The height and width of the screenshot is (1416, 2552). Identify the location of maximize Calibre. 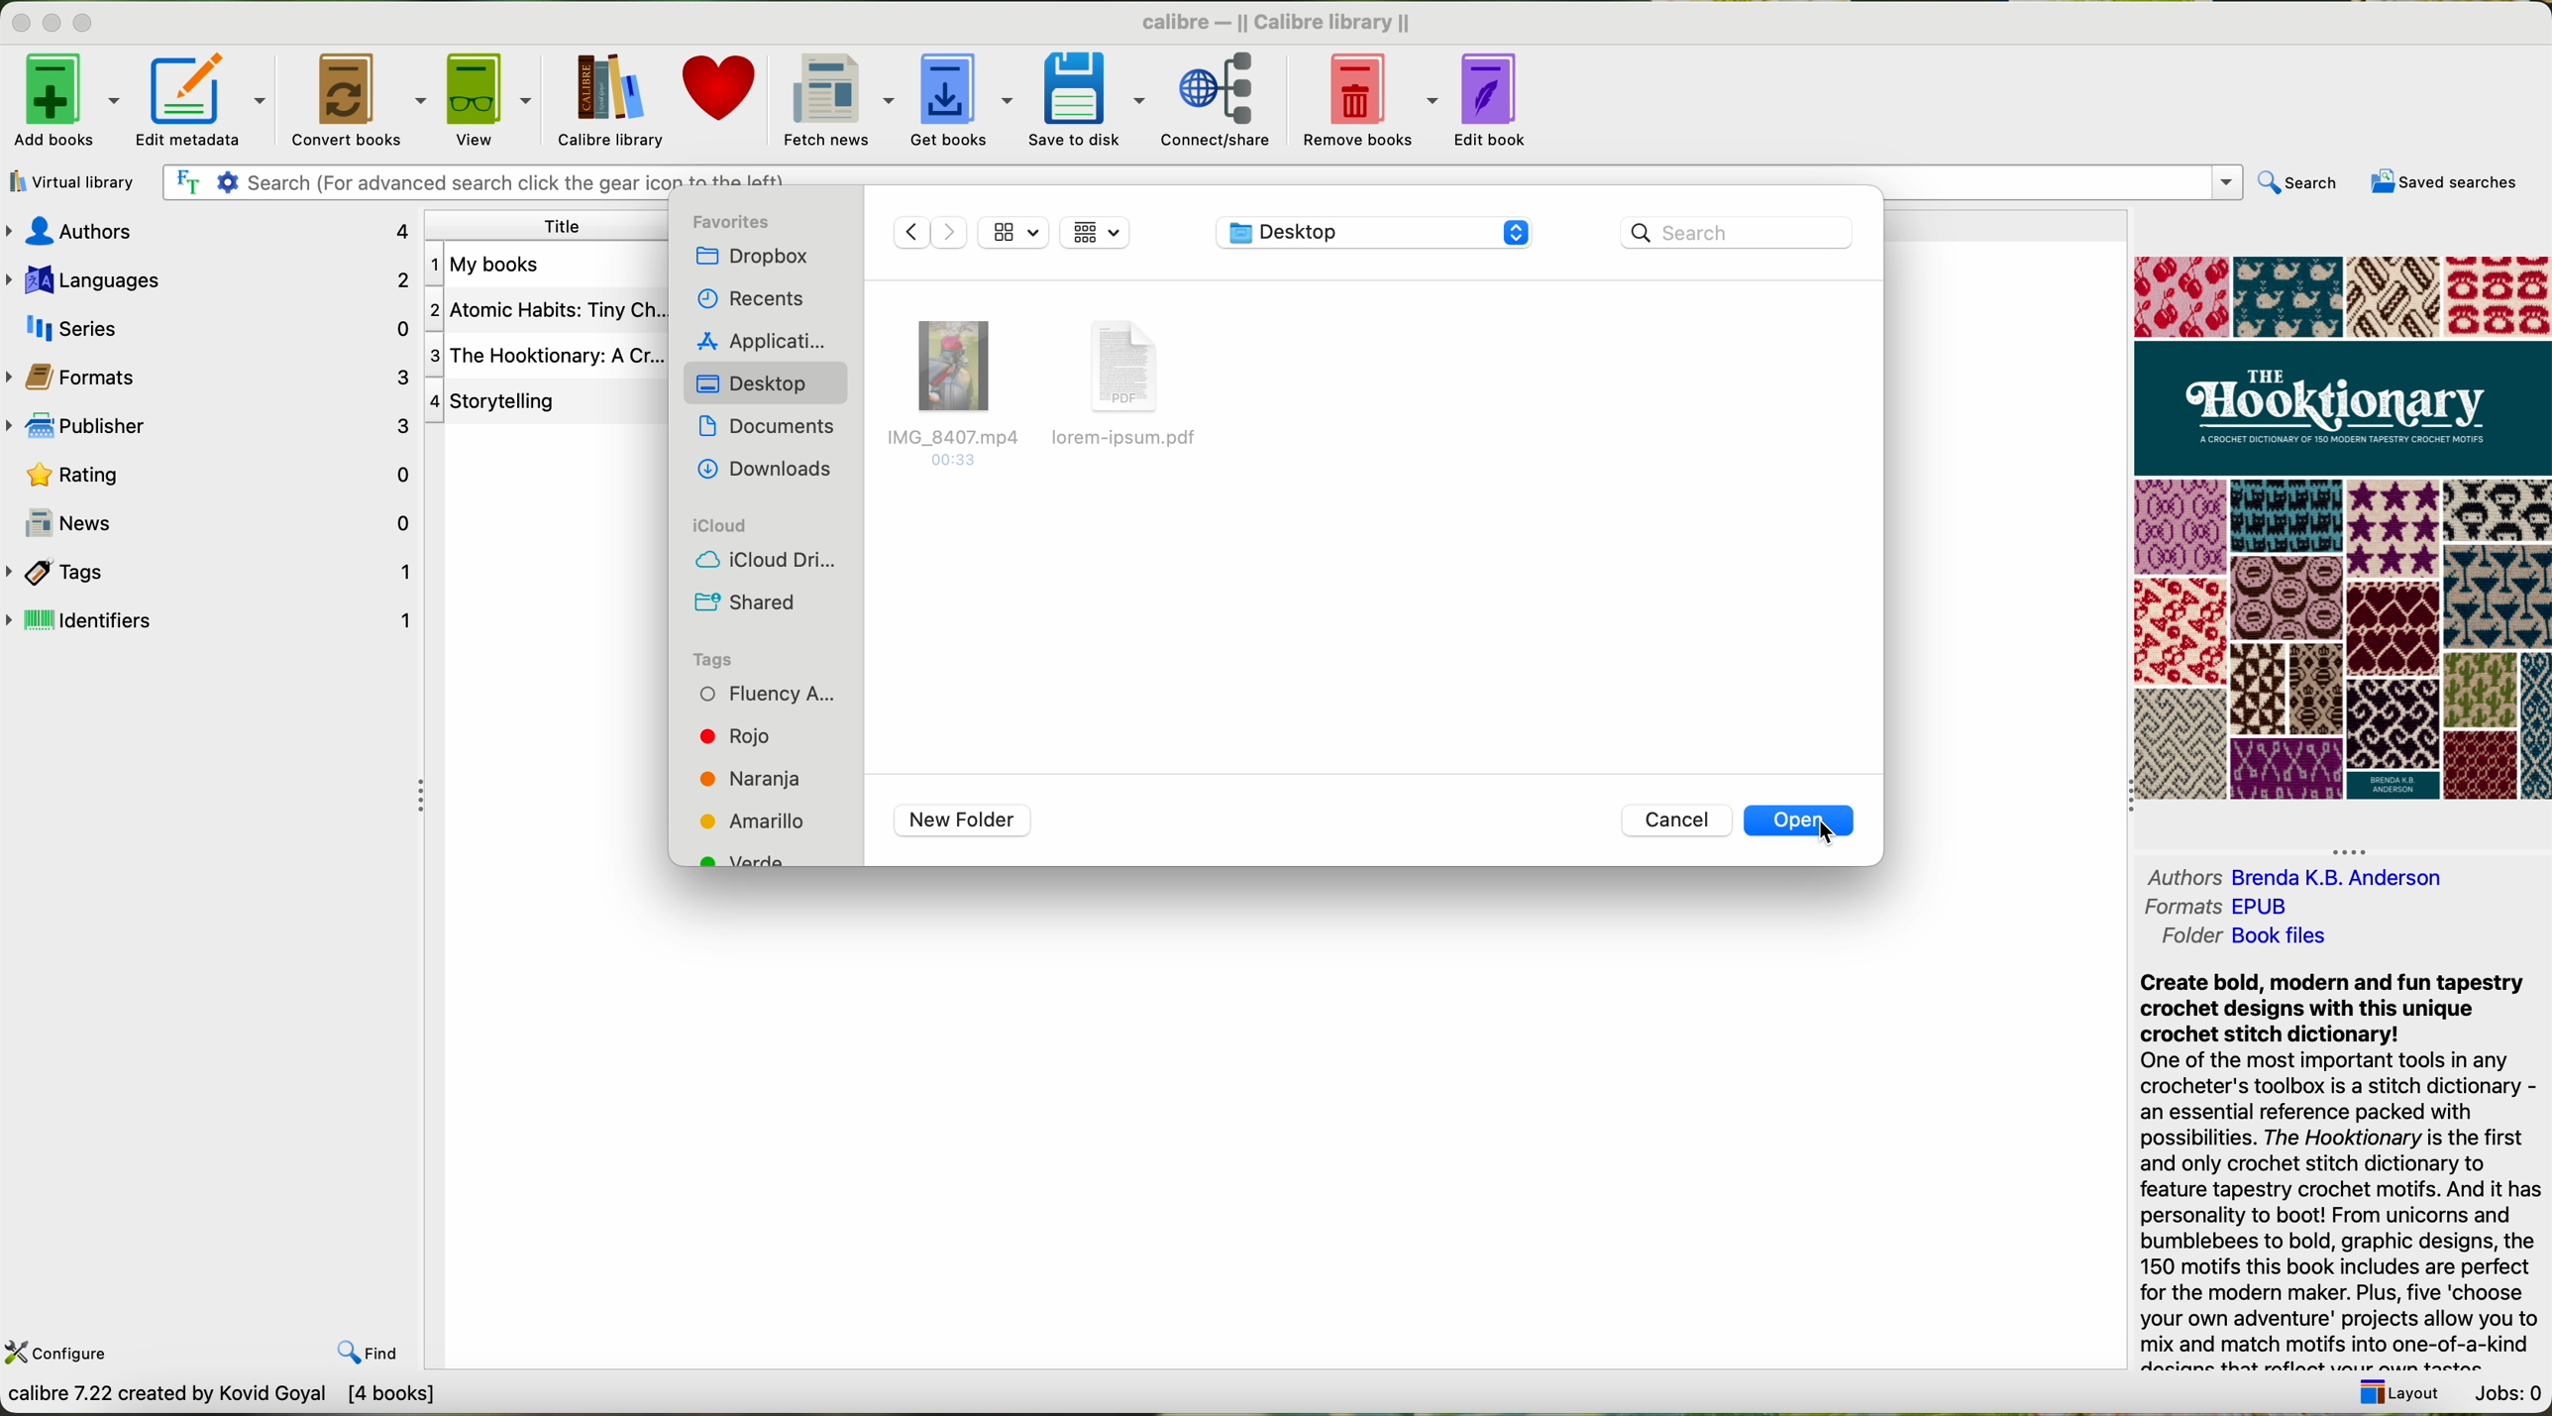
(87, 19).